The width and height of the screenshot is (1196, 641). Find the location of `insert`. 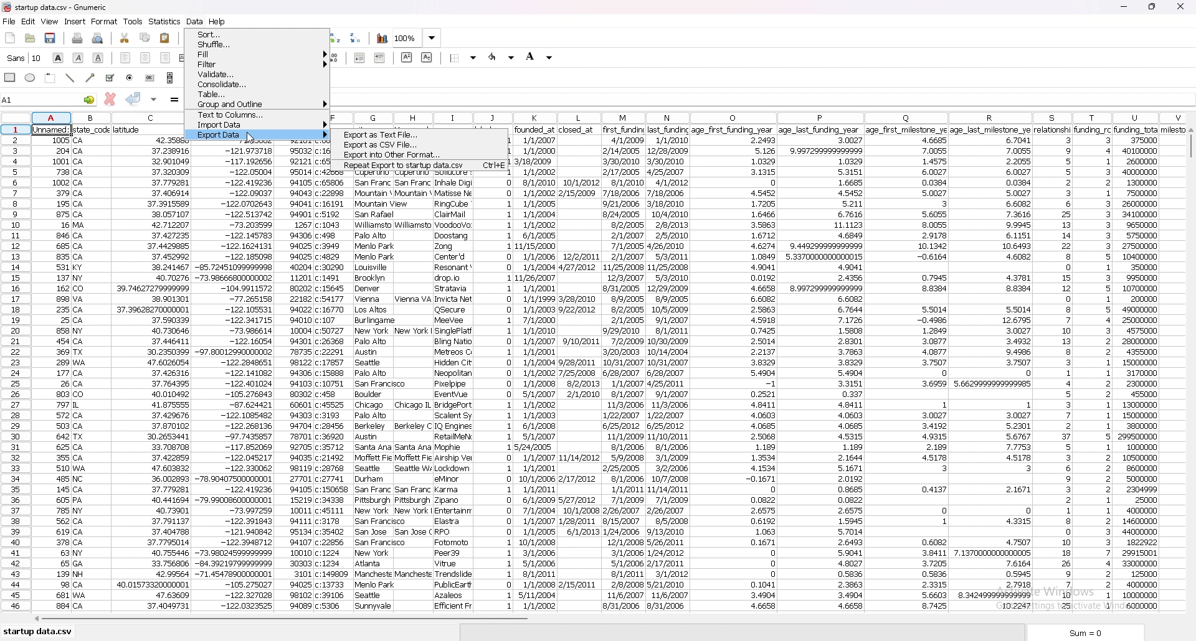

insert is located at coordinates (75, 22).